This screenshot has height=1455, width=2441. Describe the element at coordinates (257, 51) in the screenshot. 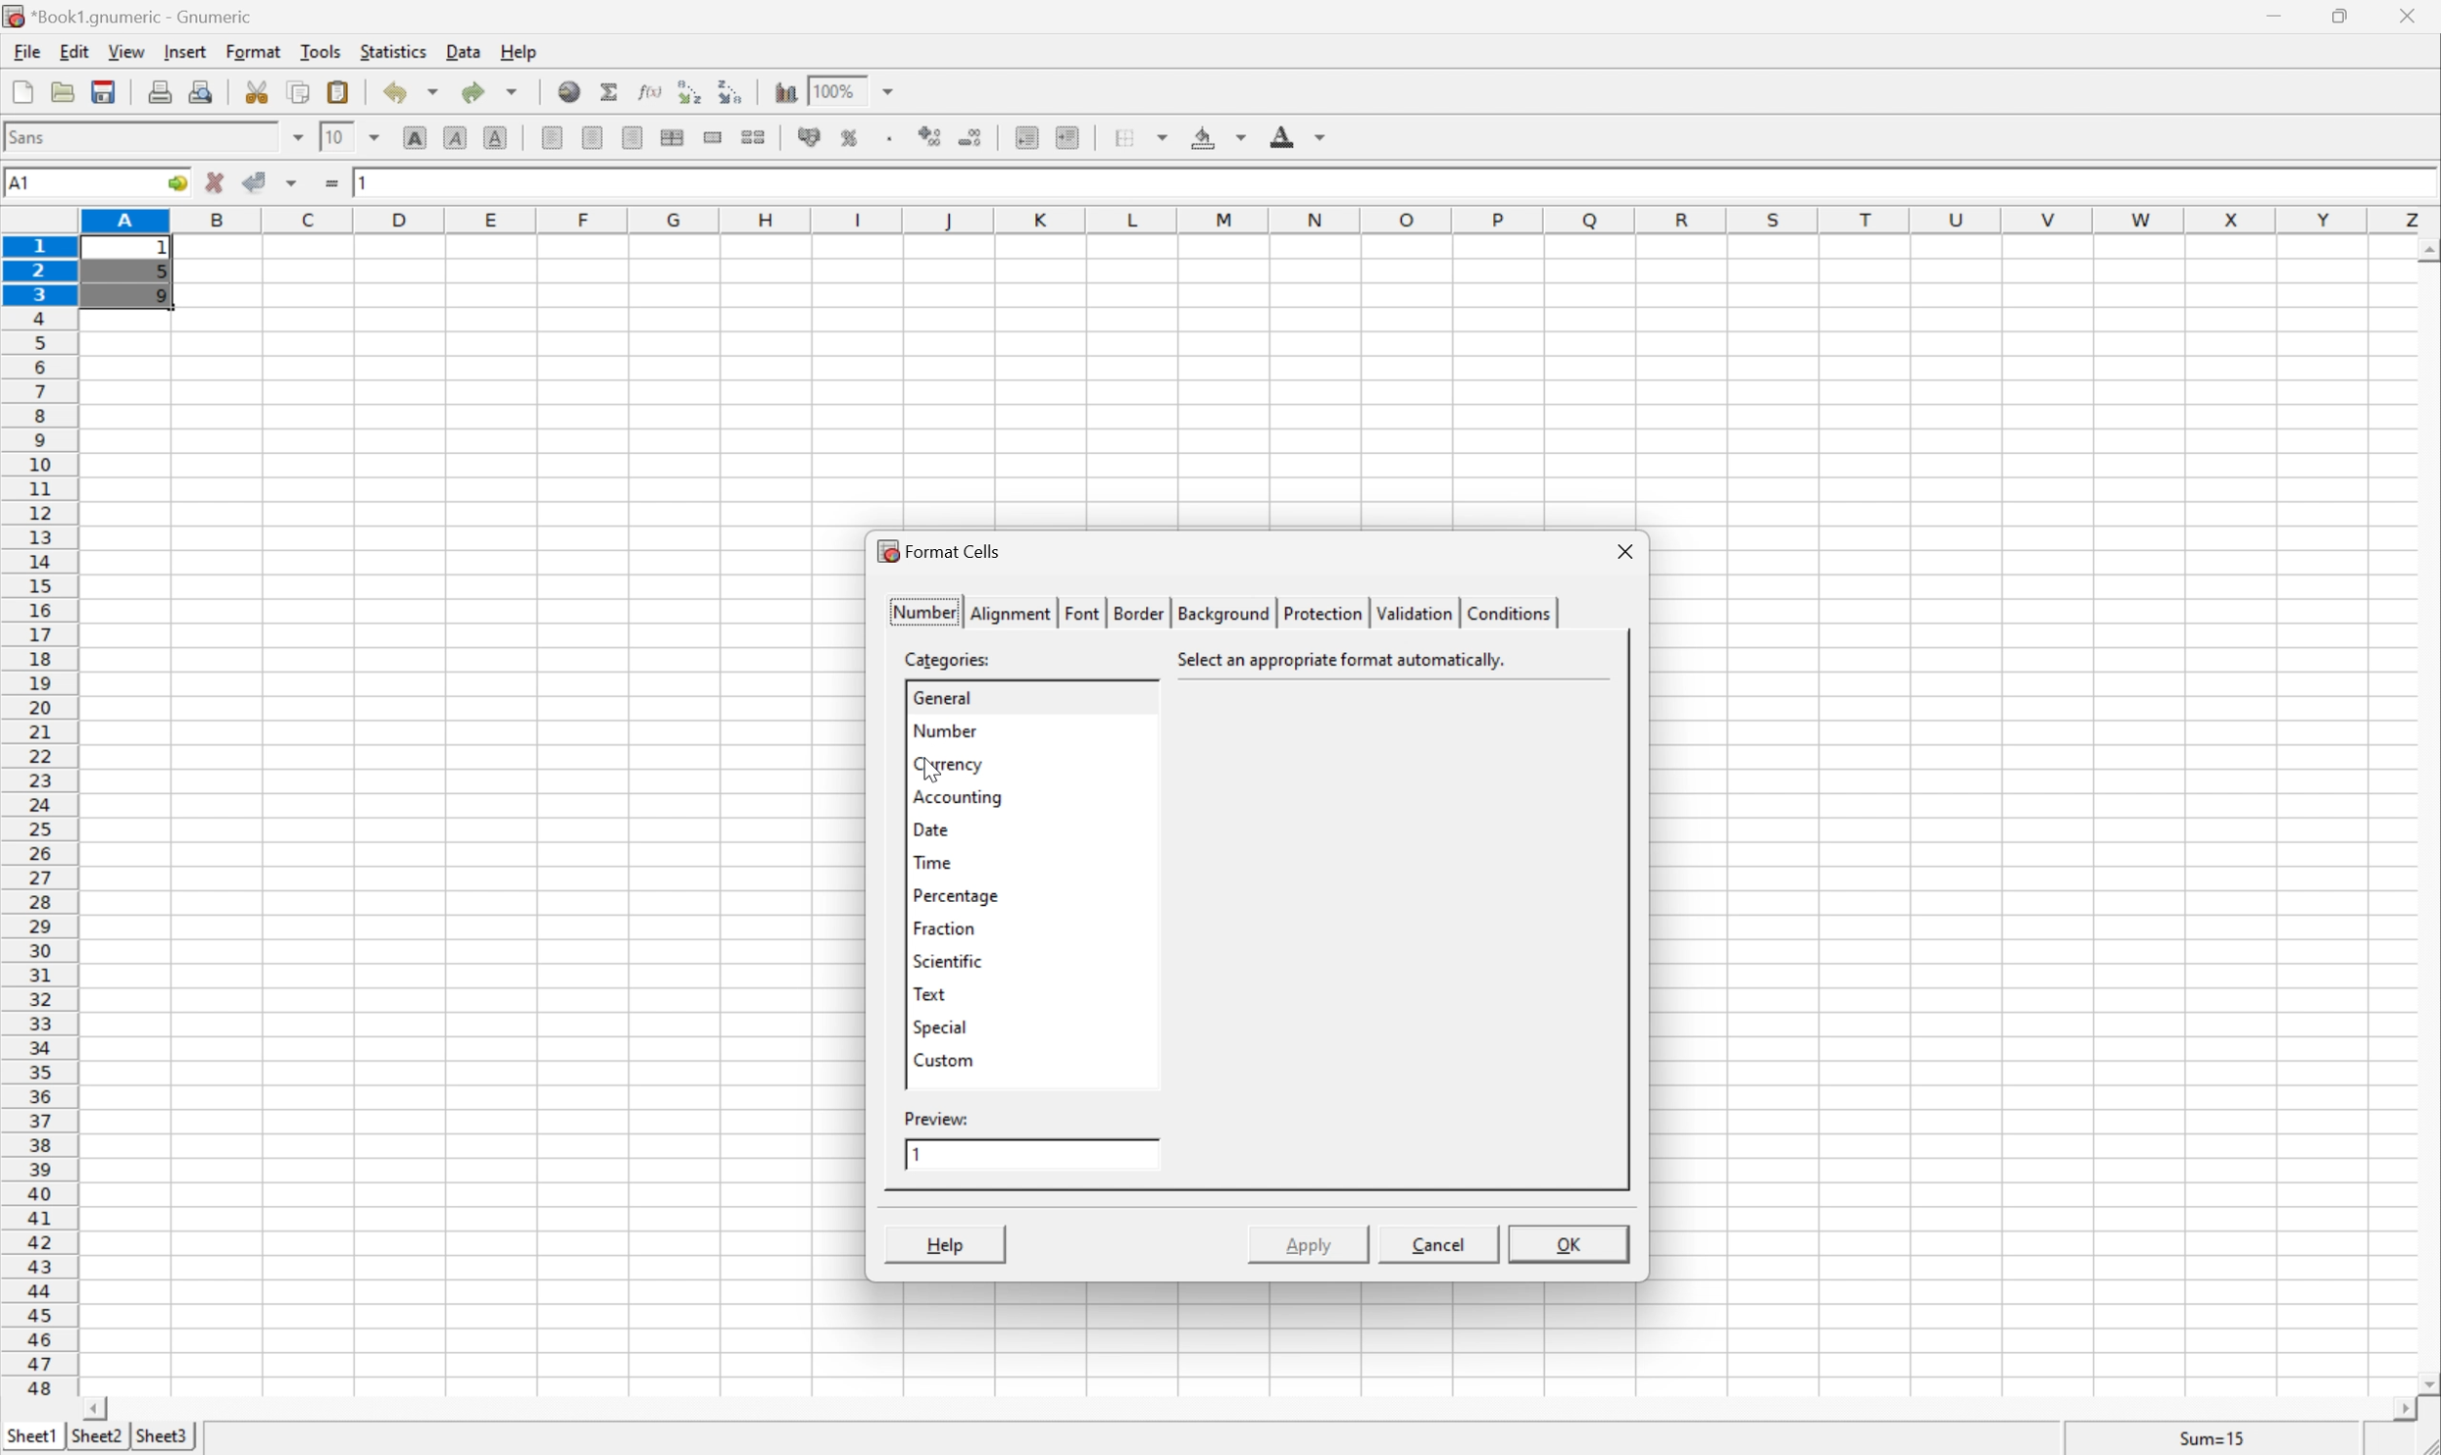

I see `format` at that location.